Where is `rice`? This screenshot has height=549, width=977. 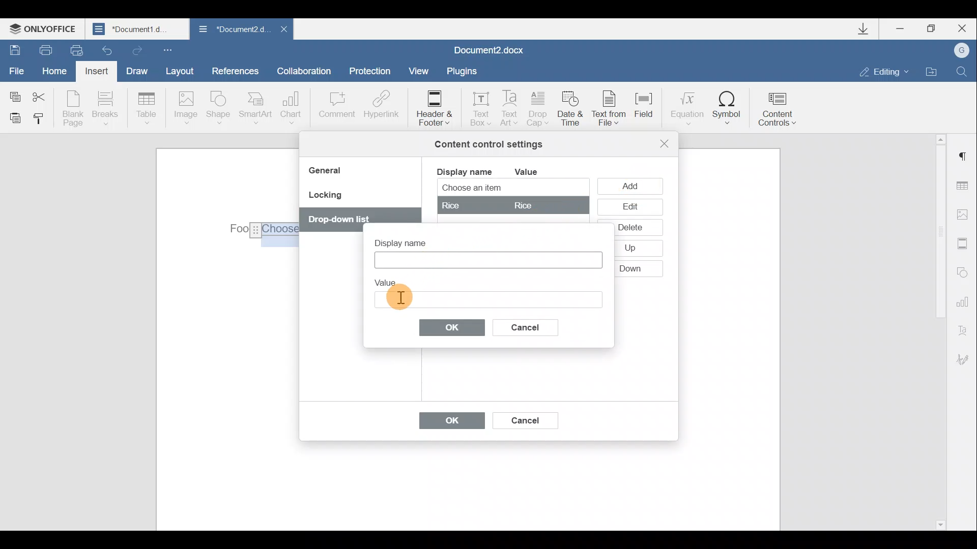
rice is located at coordinates (512, 205).